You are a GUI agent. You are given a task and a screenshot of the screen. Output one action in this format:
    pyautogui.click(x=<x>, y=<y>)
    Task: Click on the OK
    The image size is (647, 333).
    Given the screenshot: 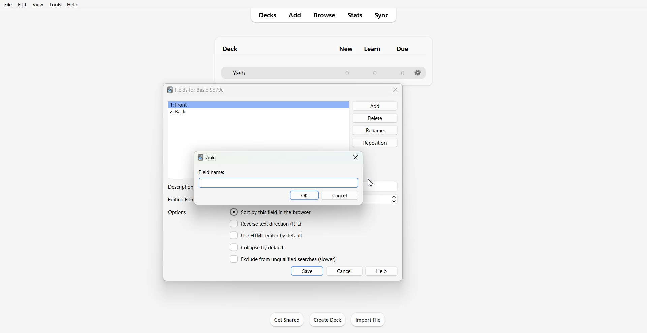 What is the action you would take?
    pyautogui.click(x=305, y=195)
    